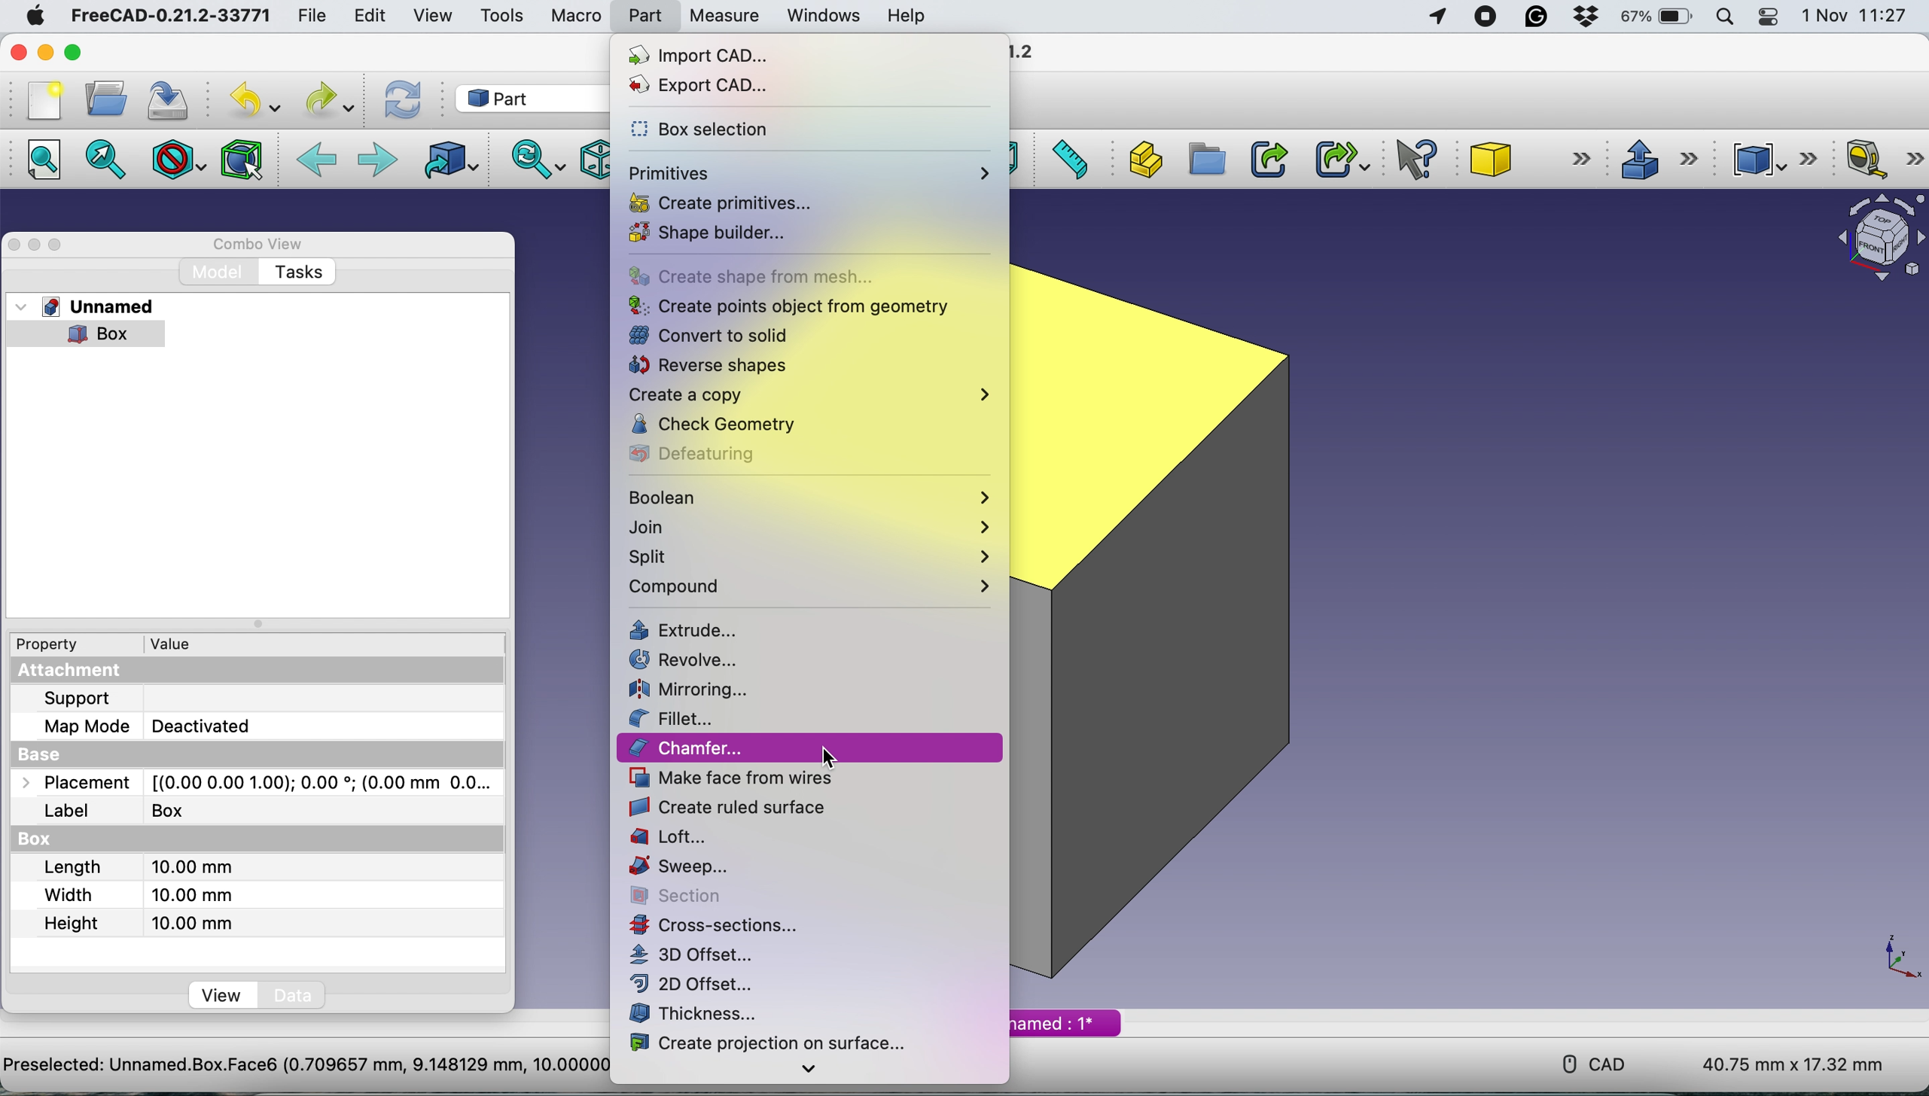  Describe the element at coordinates (292, 997) in the screenshot. I see `data` at that location.